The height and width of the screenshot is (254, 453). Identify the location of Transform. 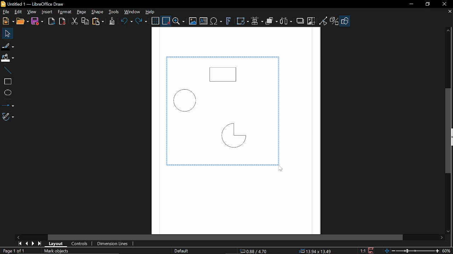
(243, 21).